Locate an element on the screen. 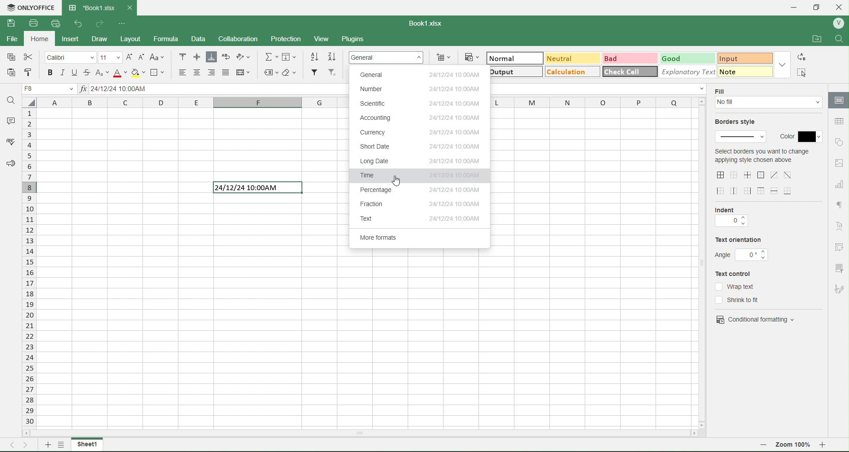 The height and width of the screenshot is (452, 849). wrap text is located at coordinates (735, 286).